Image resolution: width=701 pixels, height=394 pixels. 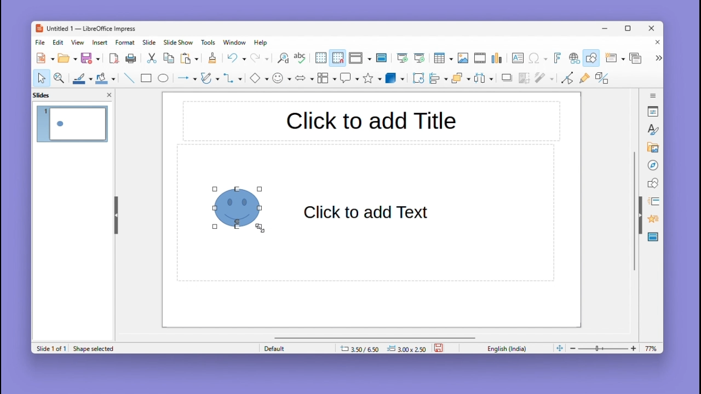 I want to click on Display views, so click(x=359, y=58).